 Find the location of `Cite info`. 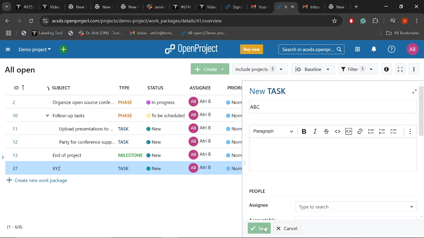

Cite info is located at coordinates (45, 21).